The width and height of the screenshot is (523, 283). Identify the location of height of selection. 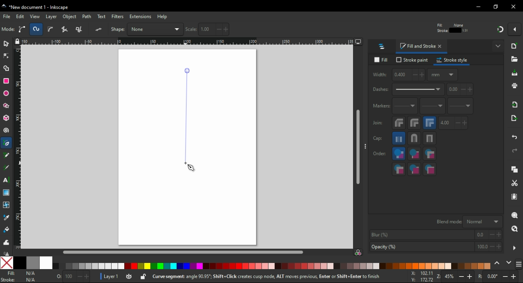
(376, 29).